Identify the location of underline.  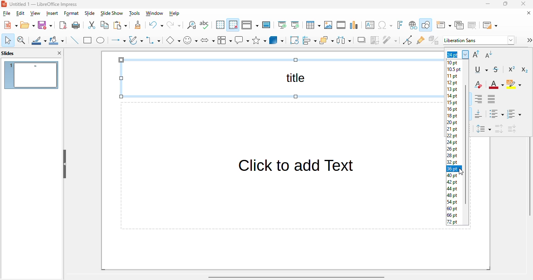
(481, 70).